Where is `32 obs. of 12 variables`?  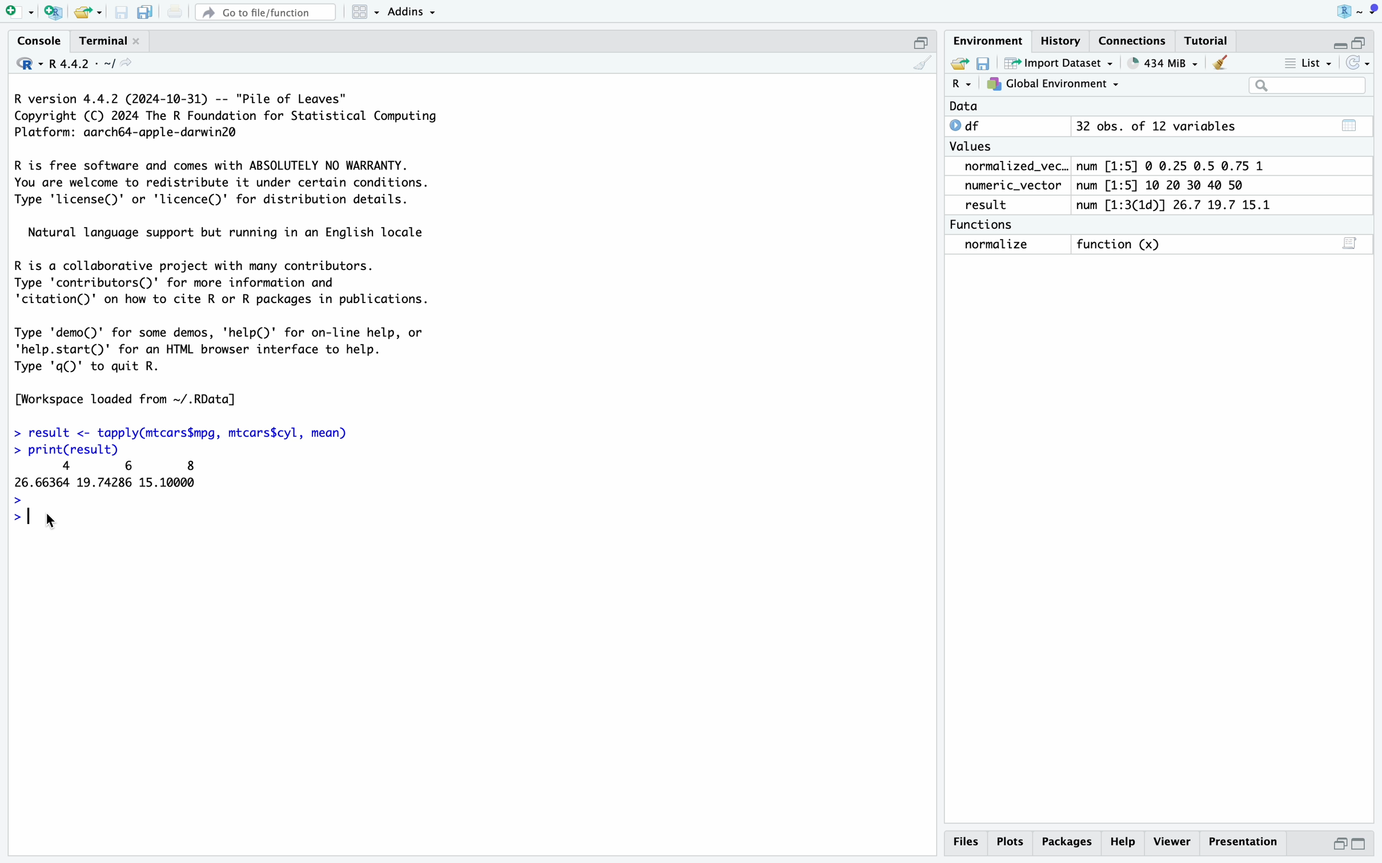 32 obs. of 12 variables is located at coordinates (1158, 127).